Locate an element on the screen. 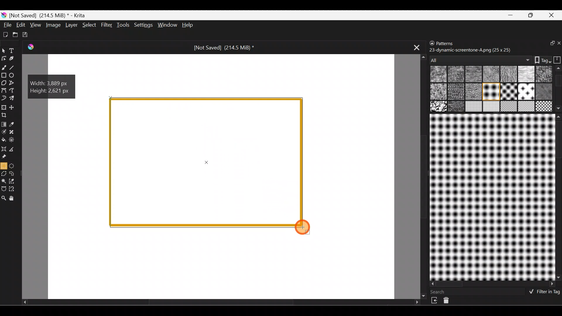  View is located at coordinates (35, 24).